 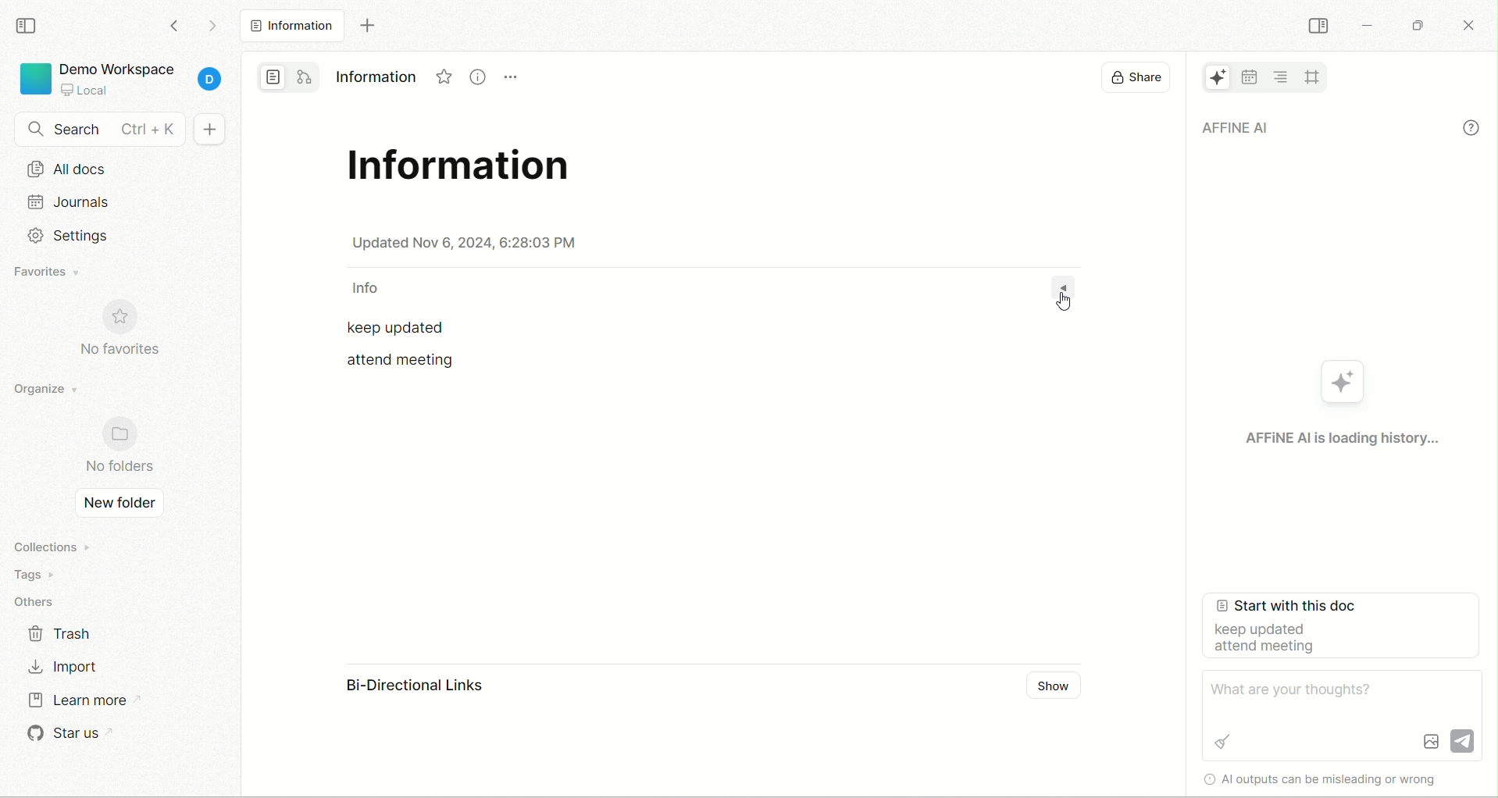 What do you see at coordinates (1312, 76) in the screenshot?
I see `all frames` at bounding box center [1312, 76].